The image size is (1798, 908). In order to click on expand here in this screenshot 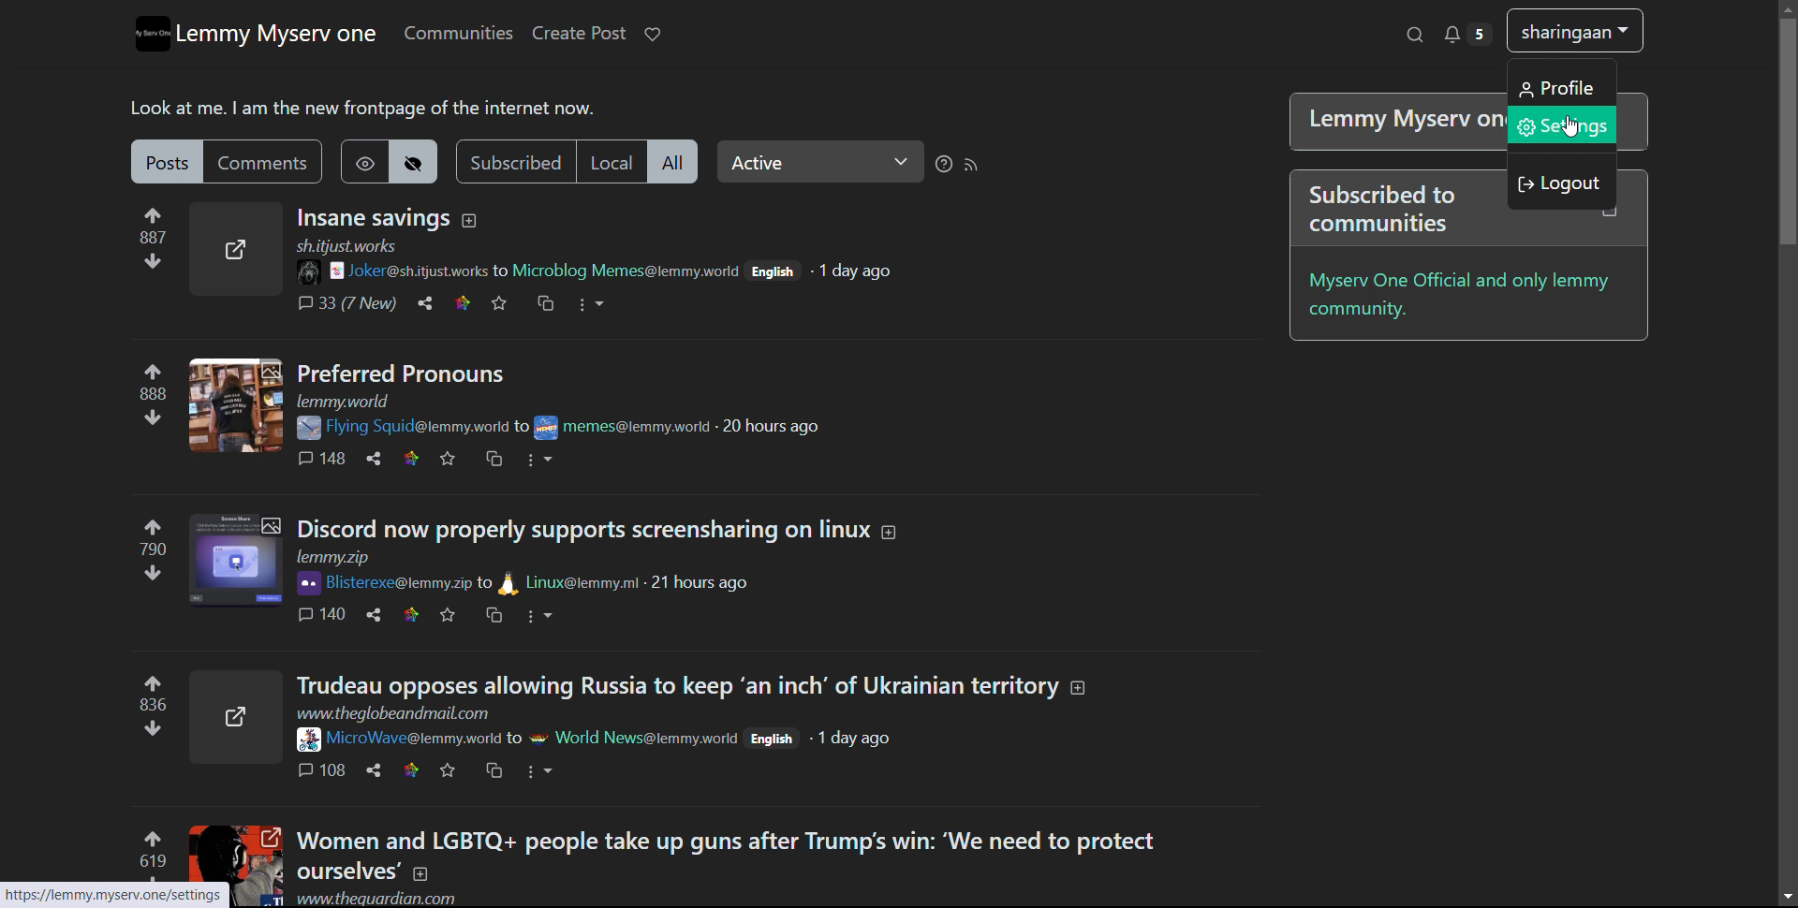, I will do `click(233, 248)`.